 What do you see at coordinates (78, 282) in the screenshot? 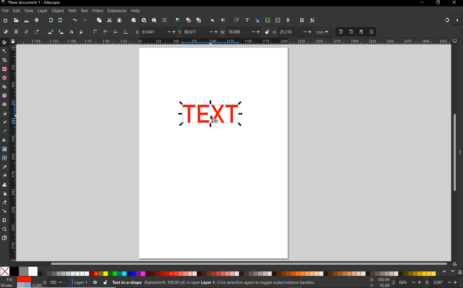
I see `current layer` at bounding box center [78, 282].